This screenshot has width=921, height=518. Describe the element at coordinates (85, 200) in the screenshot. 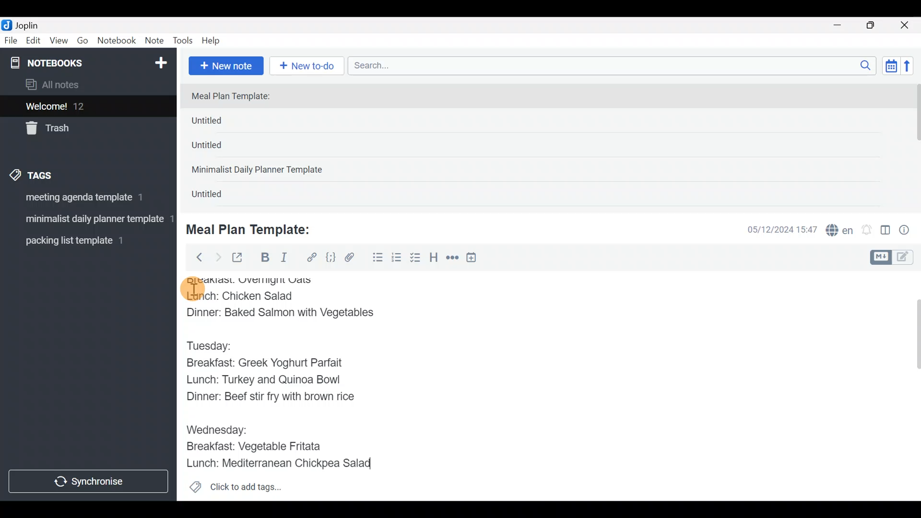

I see `Tag 1` at that location.